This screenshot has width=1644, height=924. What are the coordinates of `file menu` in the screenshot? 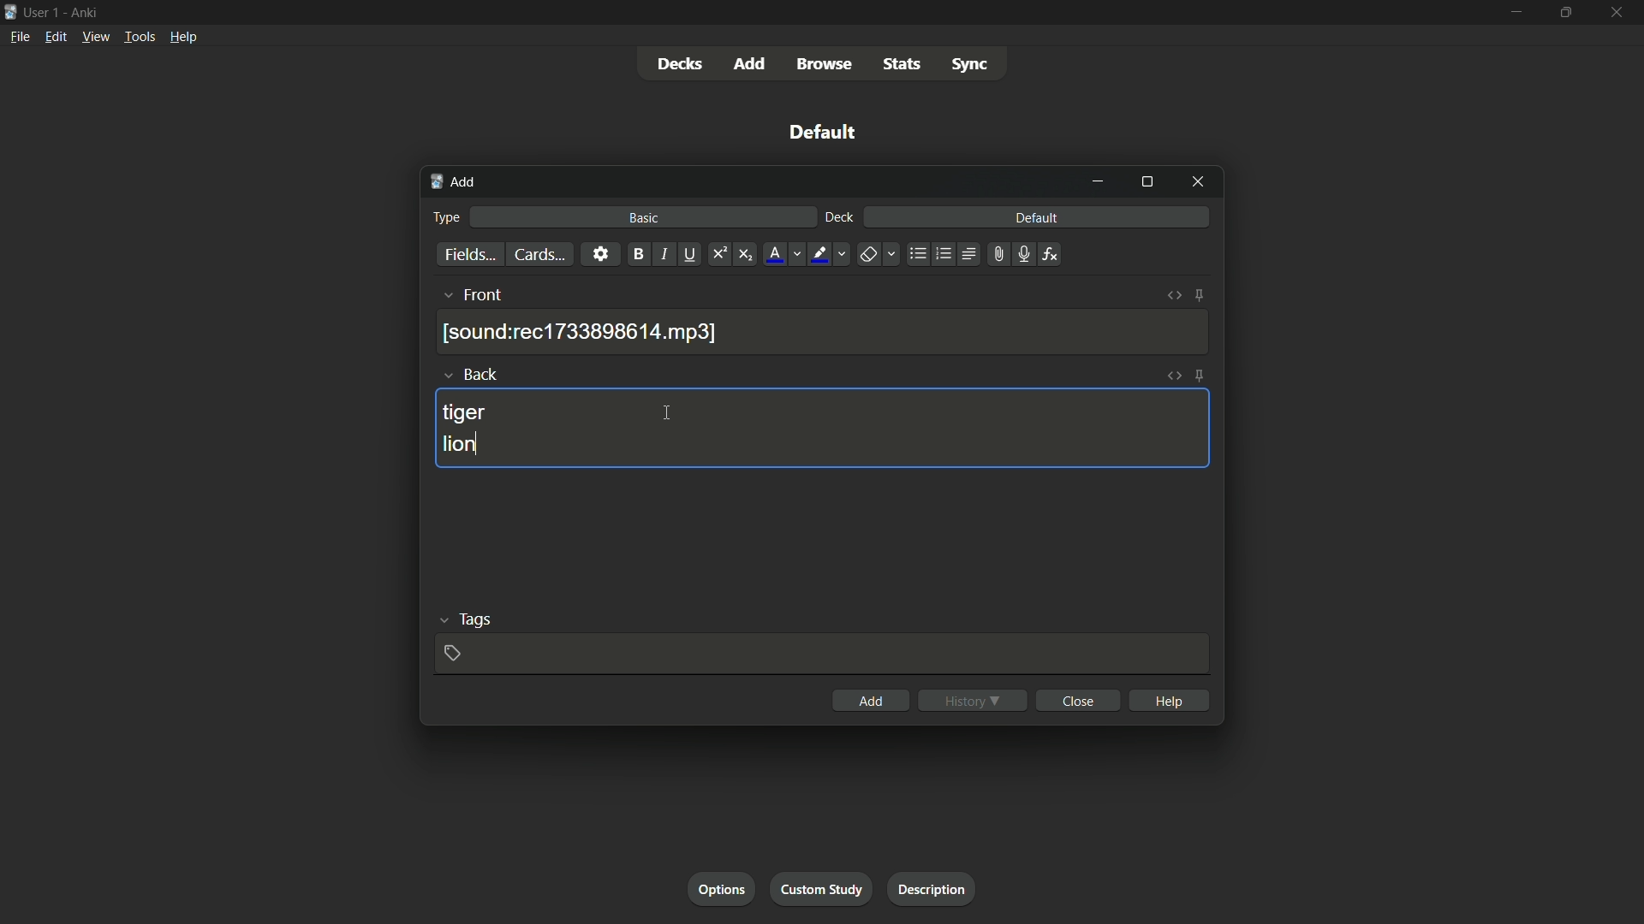 It's located at (21, 36).